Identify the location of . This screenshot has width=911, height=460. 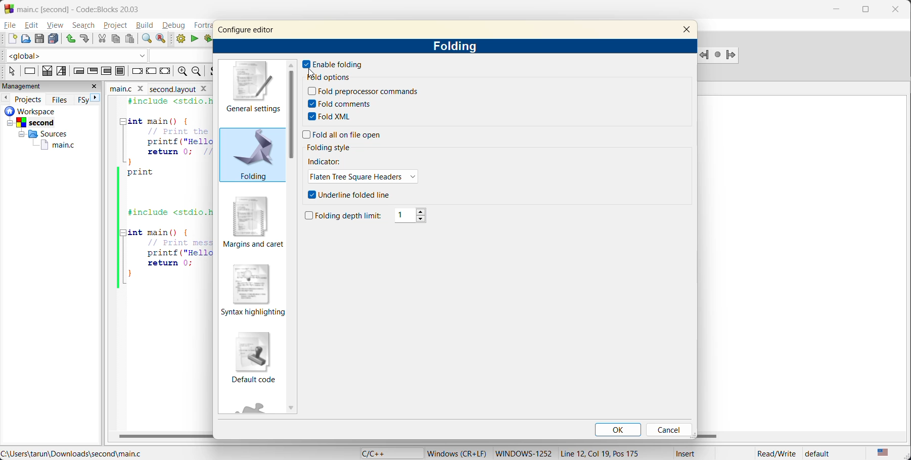
(30, 122).